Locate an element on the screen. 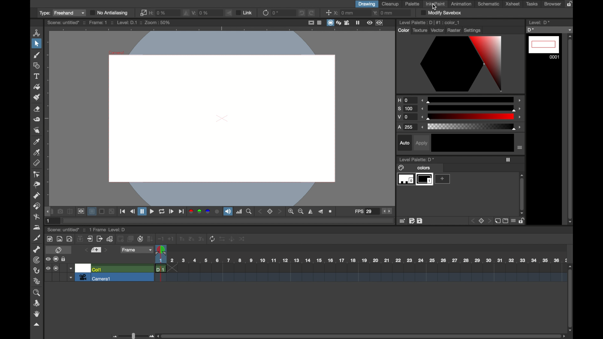 Image resolution: width=603 pixels, height=339 pixels. 2 is located at coordinates (191, 239).